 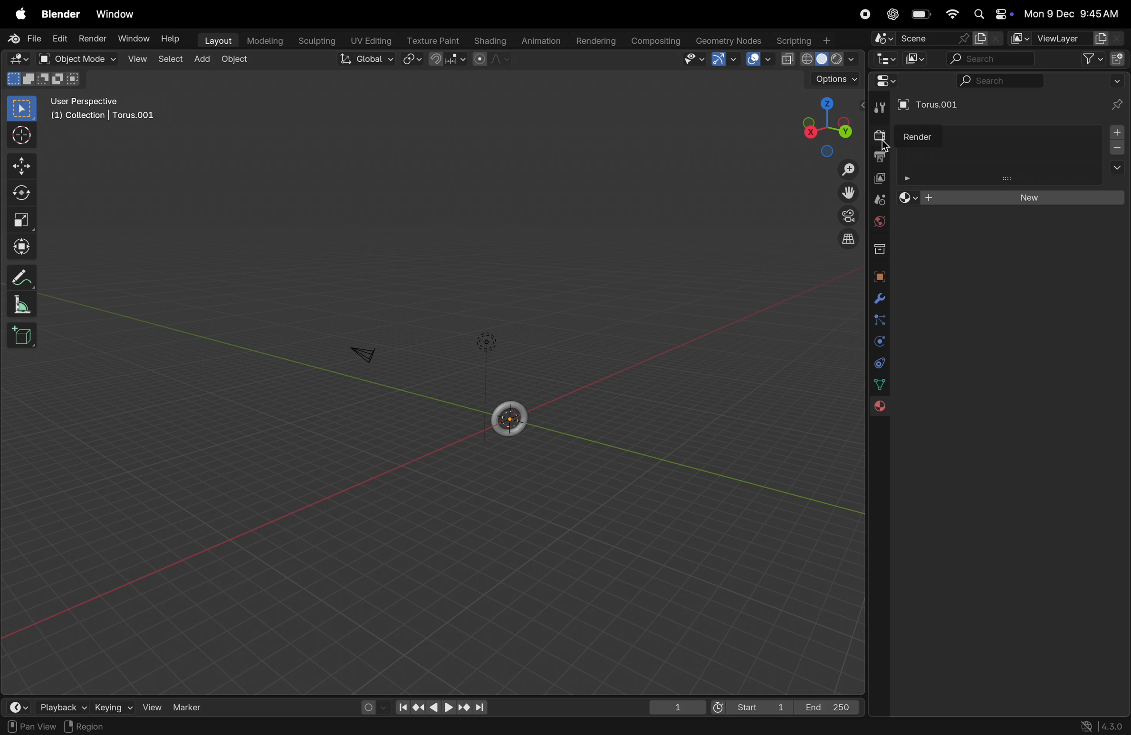 I want to click on arrow, so click(x=726, y=61).